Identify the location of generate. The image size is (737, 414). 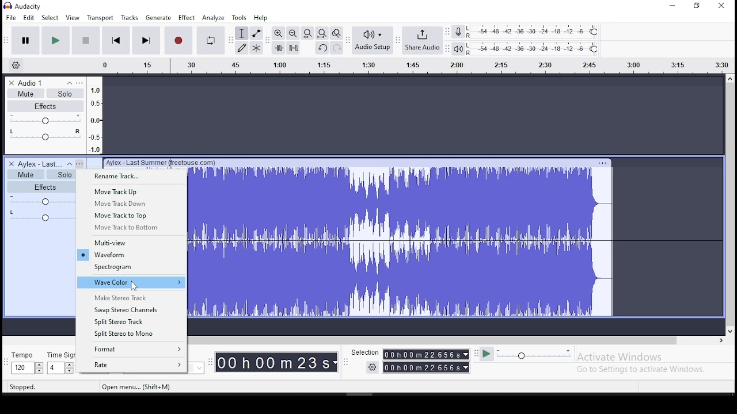
(159, 17).